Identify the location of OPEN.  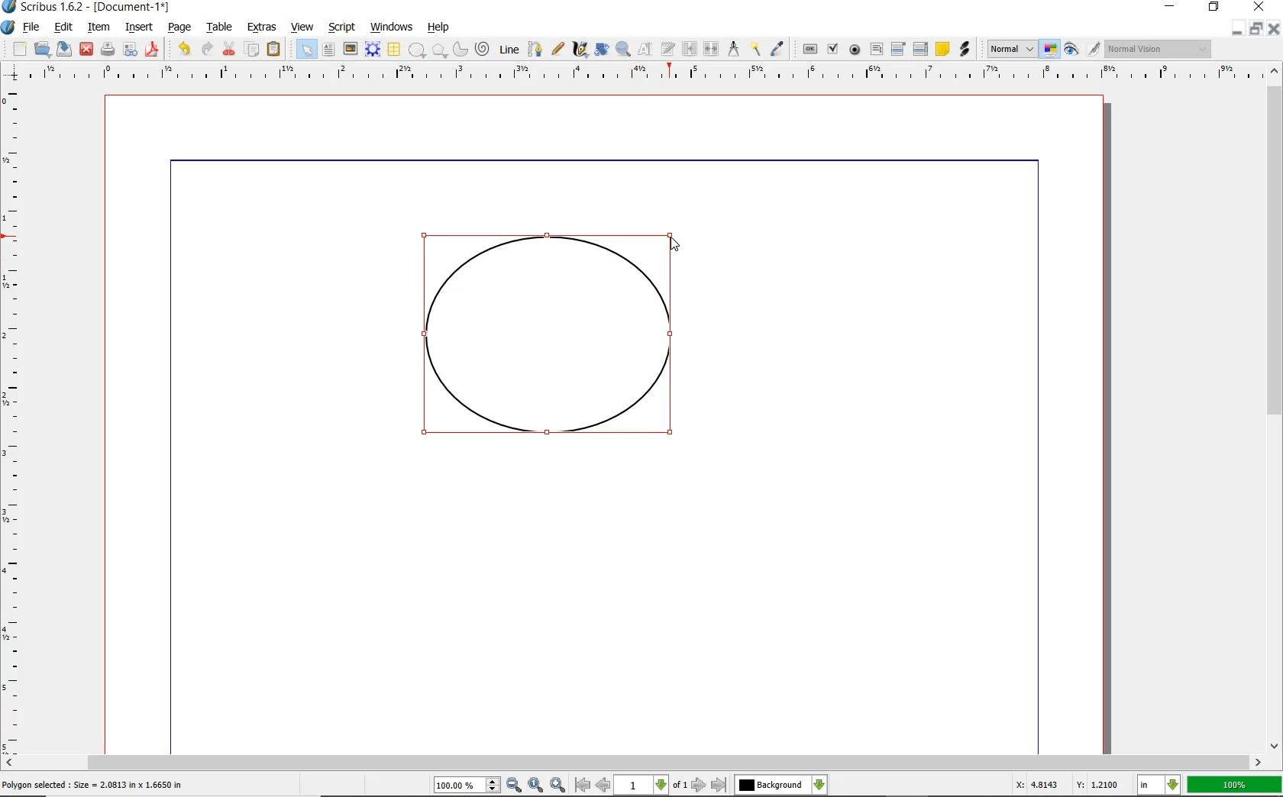
(42, 48).